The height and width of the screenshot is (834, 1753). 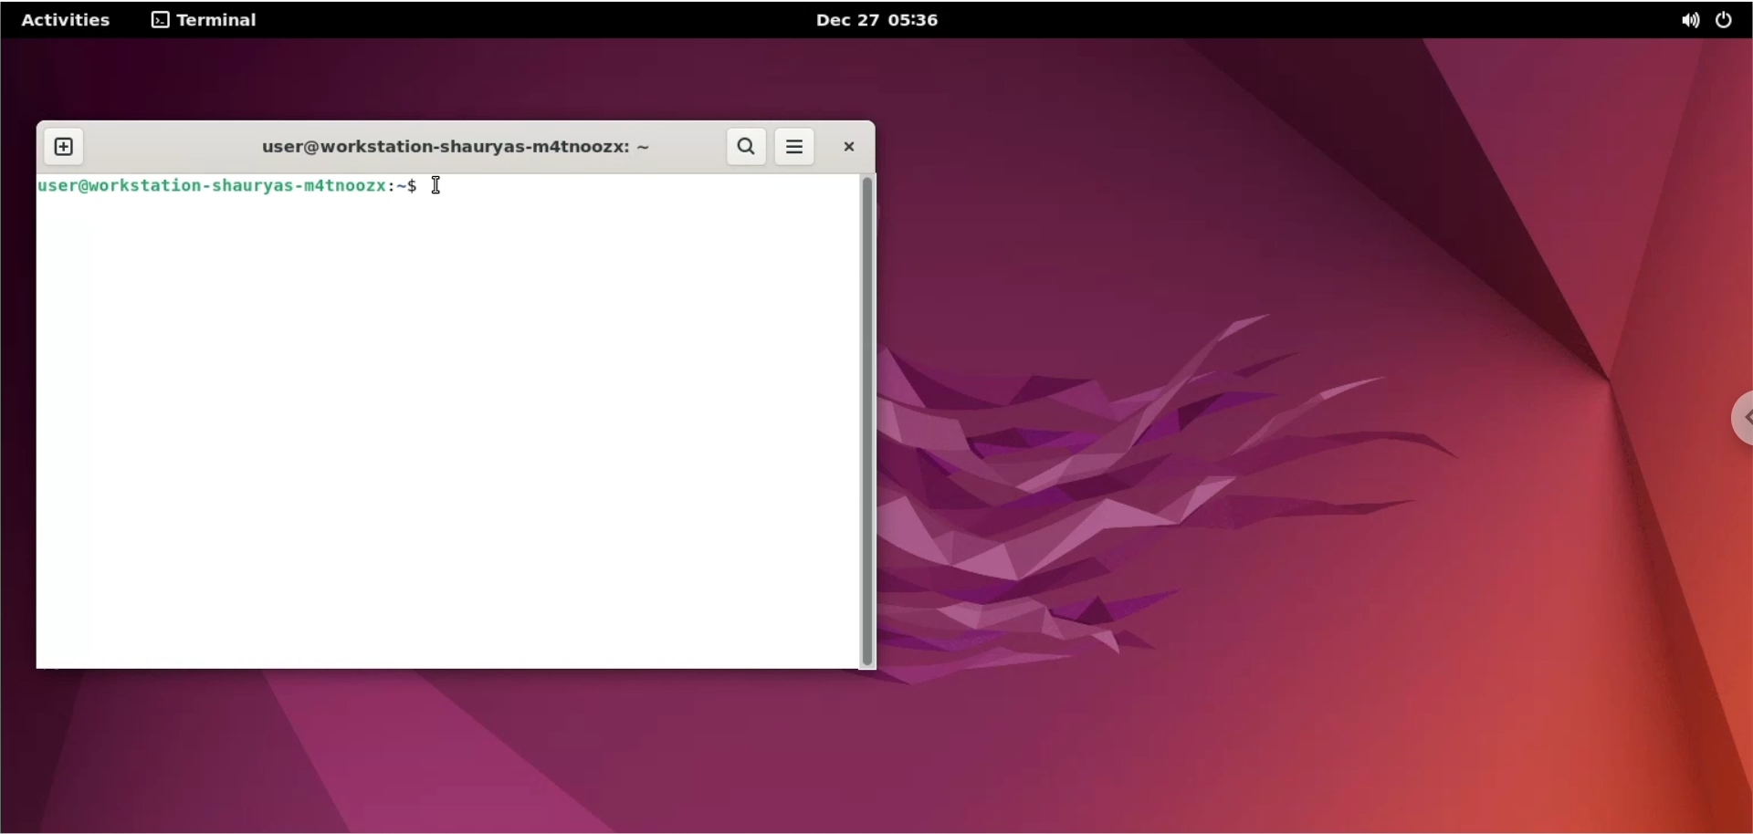 What do you see at coordinates (226, 184) in the screenshot?
I see `user@workstation-shauryas-m4tnoozx: ~$` at bounding box center [226, 184].